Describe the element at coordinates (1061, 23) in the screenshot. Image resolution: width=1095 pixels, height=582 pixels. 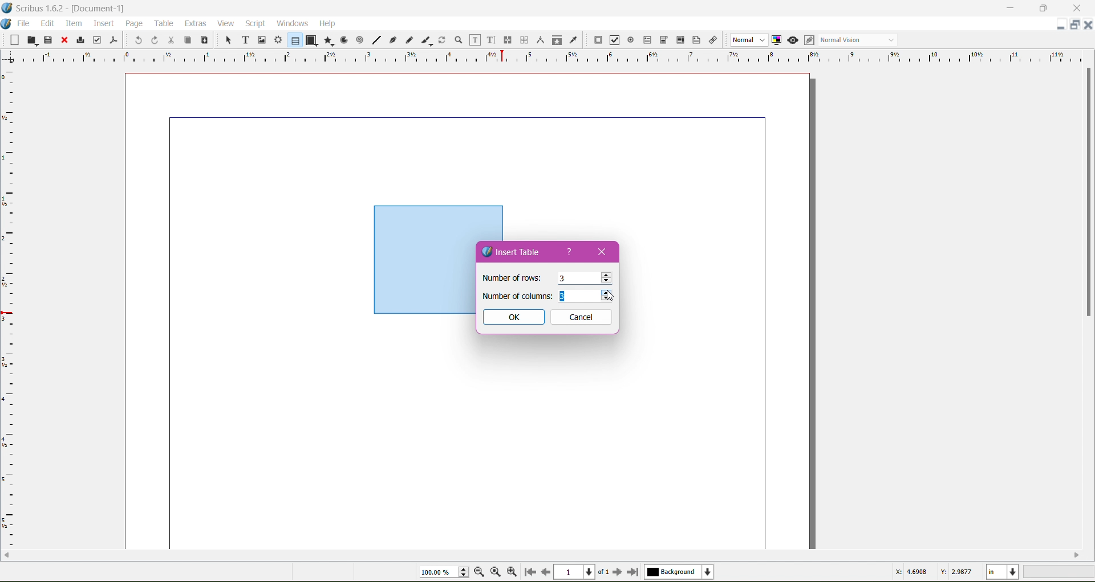
I see `Minimize` at that location.